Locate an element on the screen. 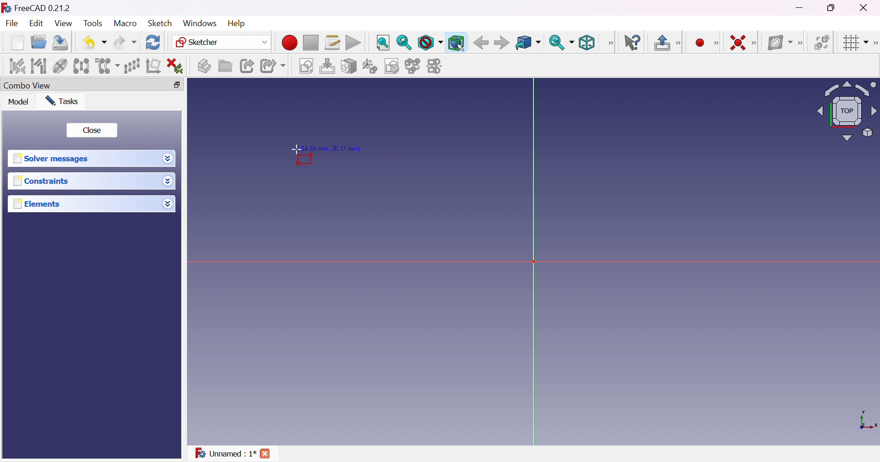  Select associated constraints is located at coordinates (17, 66).